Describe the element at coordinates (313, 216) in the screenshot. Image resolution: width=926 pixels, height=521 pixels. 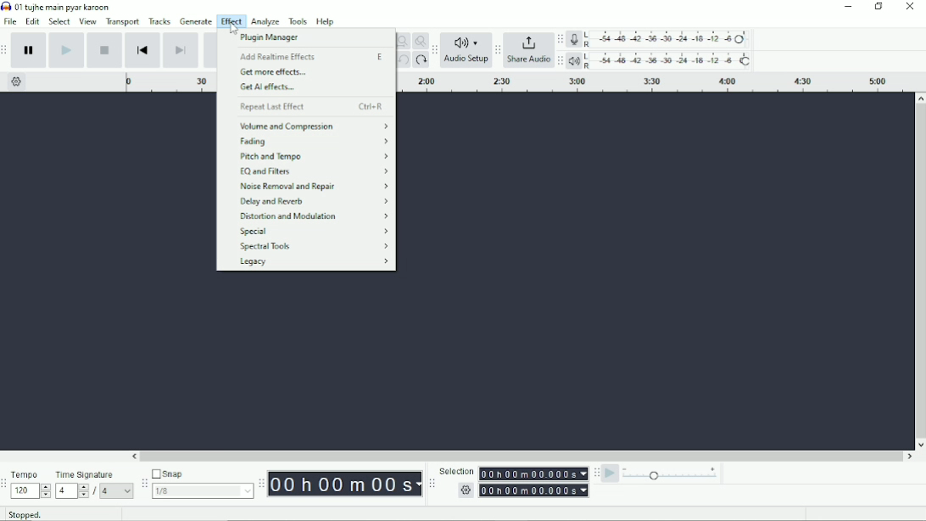
I see `Distortion and Modulation` at that location.